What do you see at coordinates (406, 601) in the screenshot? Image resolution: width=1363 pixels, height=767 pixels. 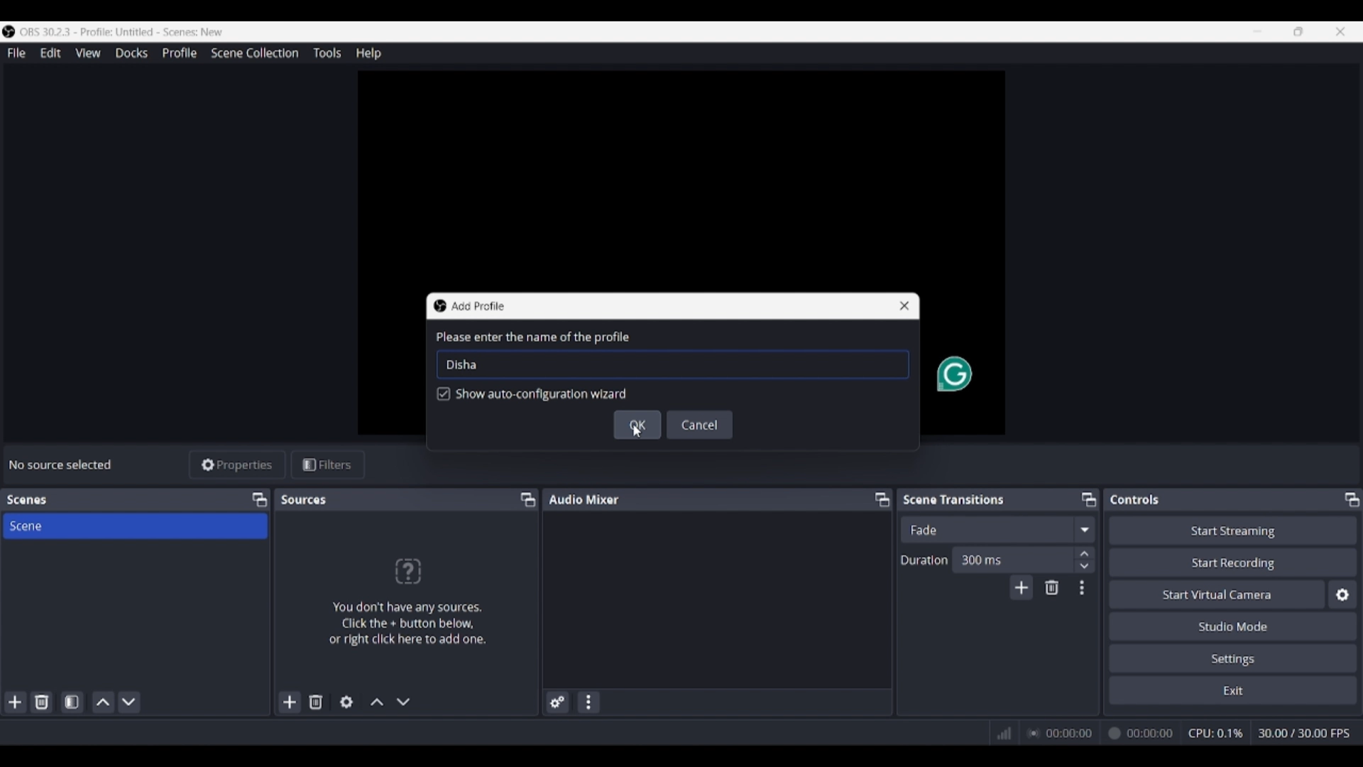 I see `Panel logo and text` at bounding box center [406, 601].